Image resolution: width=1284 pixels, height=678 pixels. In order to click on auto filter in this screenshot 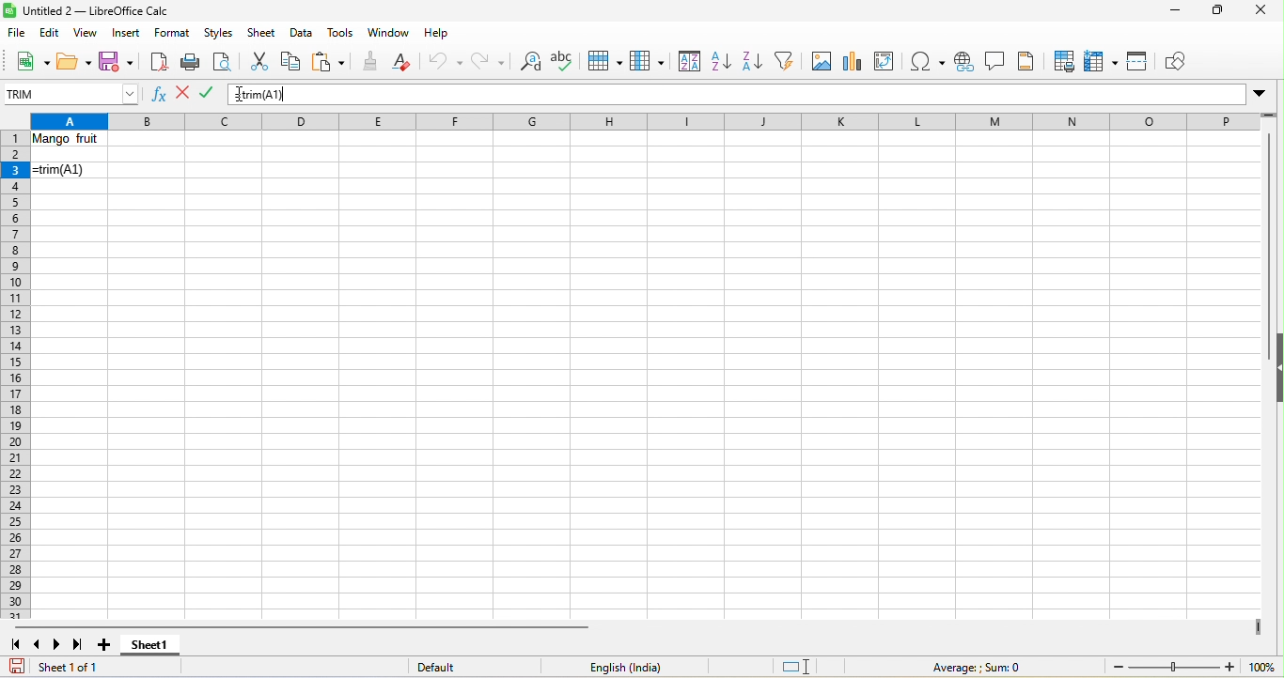, I will do `click(787, 63)`.